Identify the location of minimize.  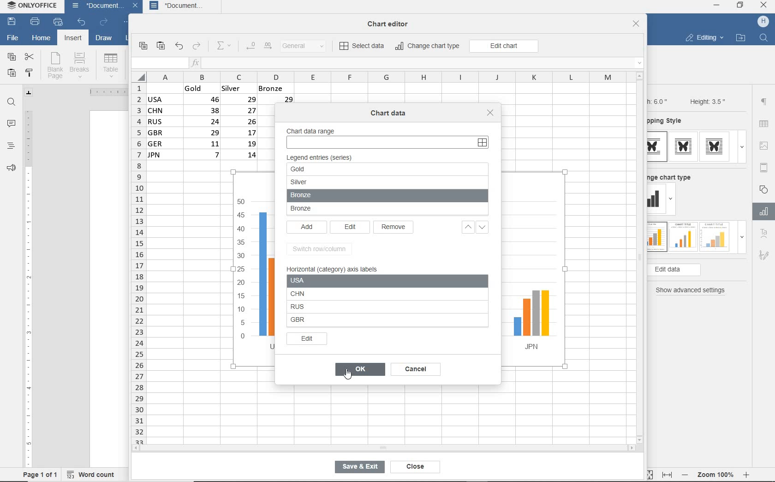
(717, 5).